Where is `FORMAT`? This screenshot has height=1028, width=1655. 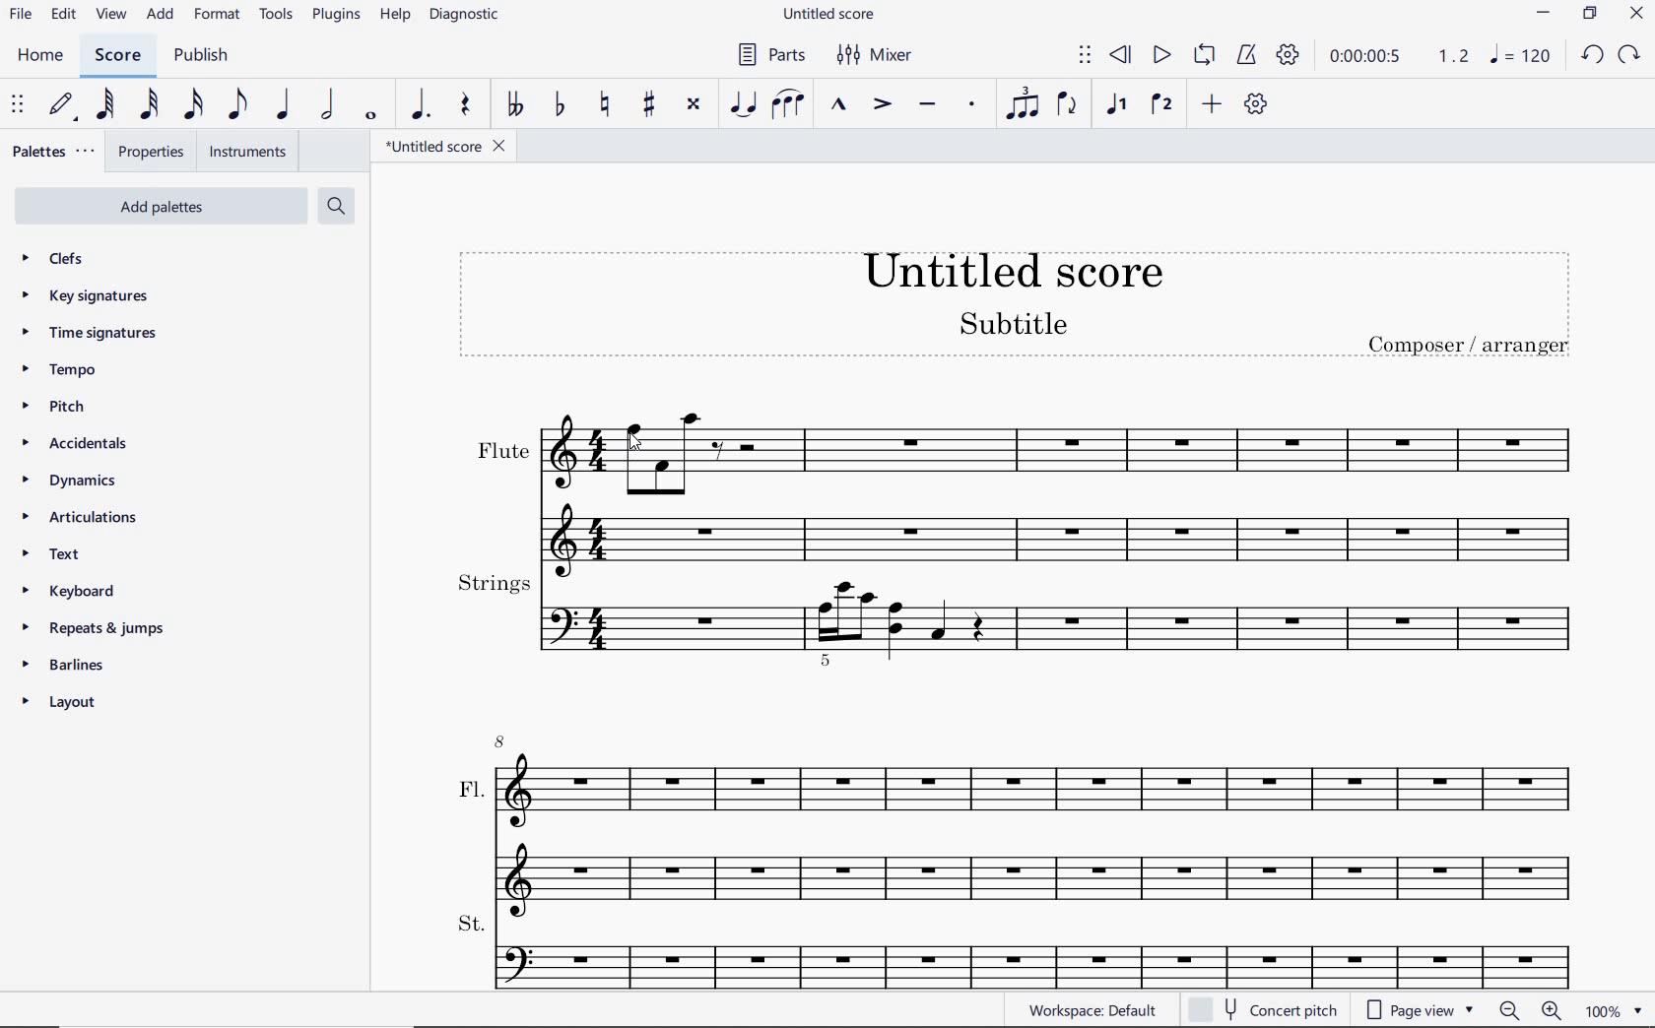 FORMAT is located at coordinates (221, 17).